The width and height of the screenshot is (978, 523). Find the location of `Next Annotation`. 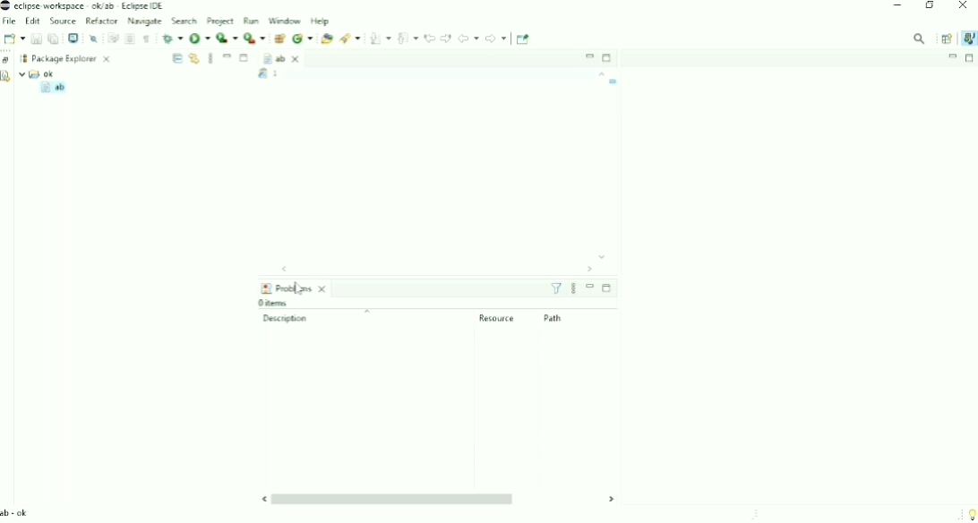

Next Annotation is located at coordinates (380, 39).